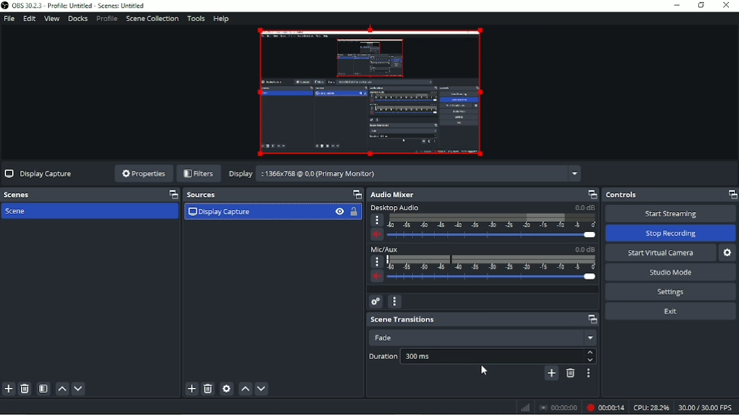 The width and height of the screenshot is (739, 415). What do you see at coordinates (261, 389) in the screenshot?
I see `Move source (s) down` at bounding box center [261, 389].